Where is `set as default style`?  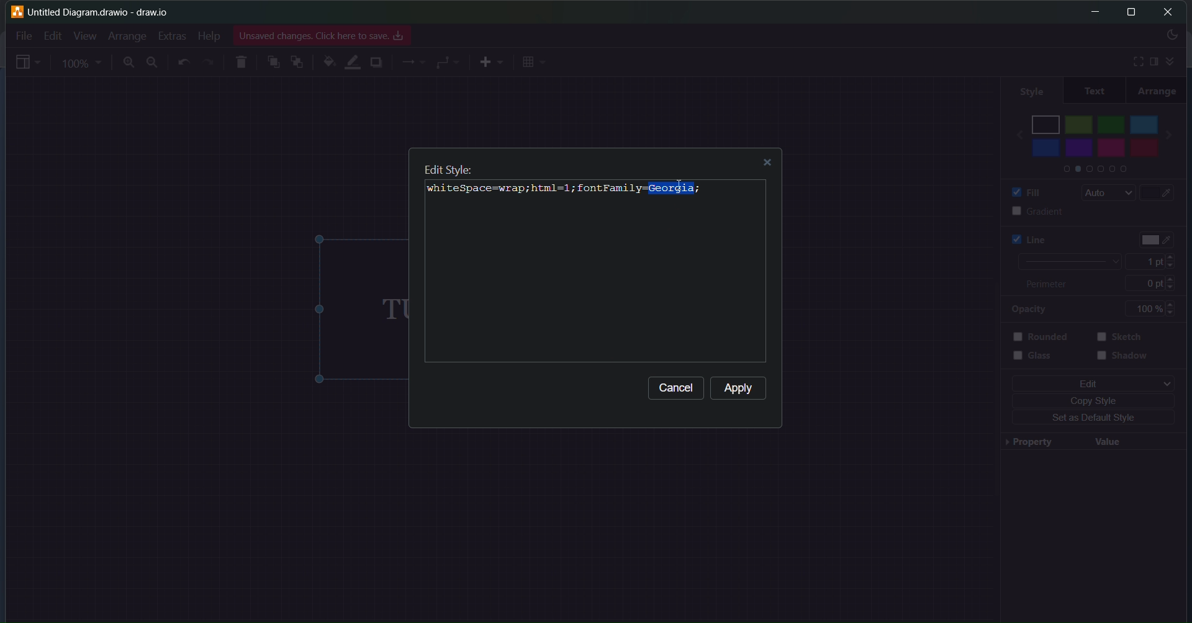
set as default style is located at coordinates (1089, 419).